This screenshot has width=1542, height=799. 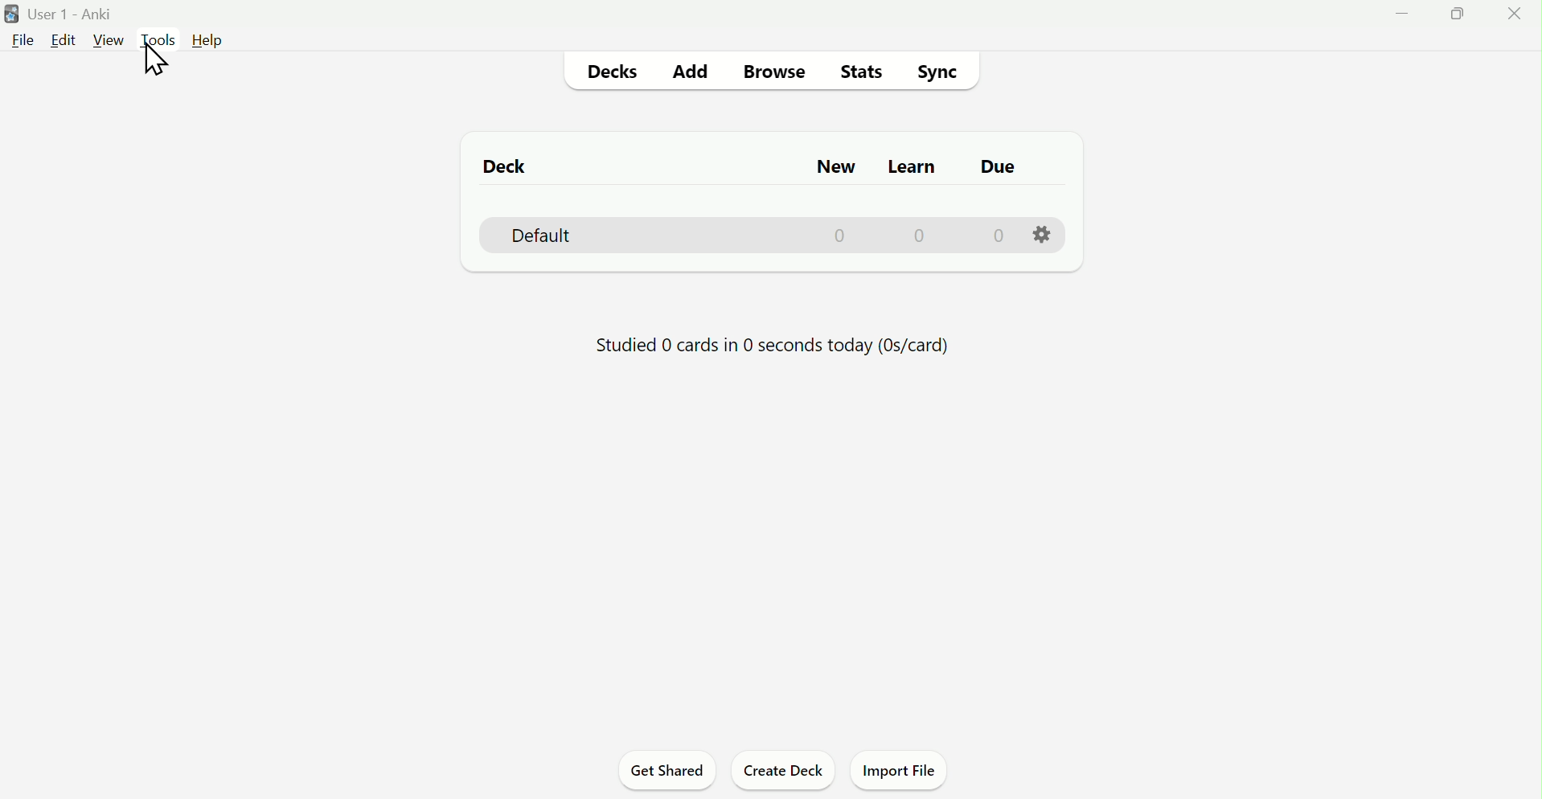 What do you see at coordinates (109, 40) in the screenshot?
I see `View` at bounding box center [109, 40].